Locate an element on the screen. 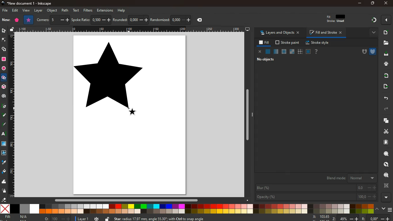  square is located at coordinates (4, 144).